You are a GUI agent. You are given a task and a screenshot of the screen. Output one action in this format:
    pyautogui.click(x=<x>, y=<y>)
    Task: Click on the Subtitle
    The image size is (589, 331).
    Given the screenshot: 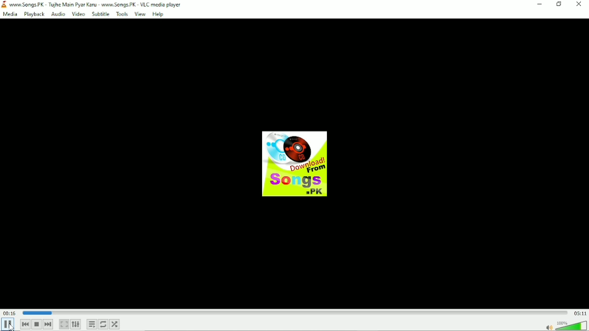 What is the action you would take?
    pyautogui.click(x=100, y=15)
    